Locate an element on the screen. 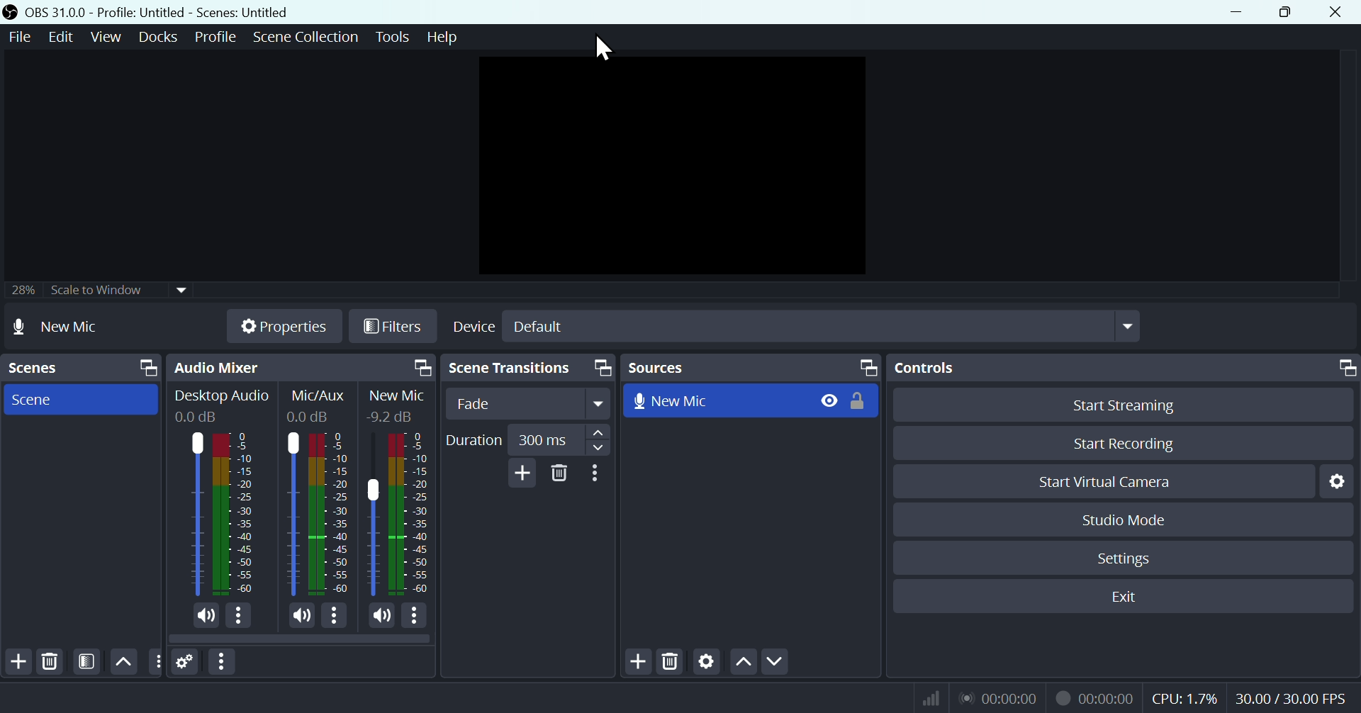 The image size is (1361, 713). Desktop Audio is located at coordinates (194, 514).